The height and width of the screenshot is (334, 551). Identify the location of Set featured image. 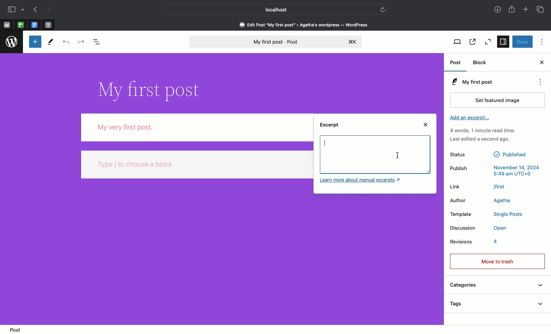
(499, 100).